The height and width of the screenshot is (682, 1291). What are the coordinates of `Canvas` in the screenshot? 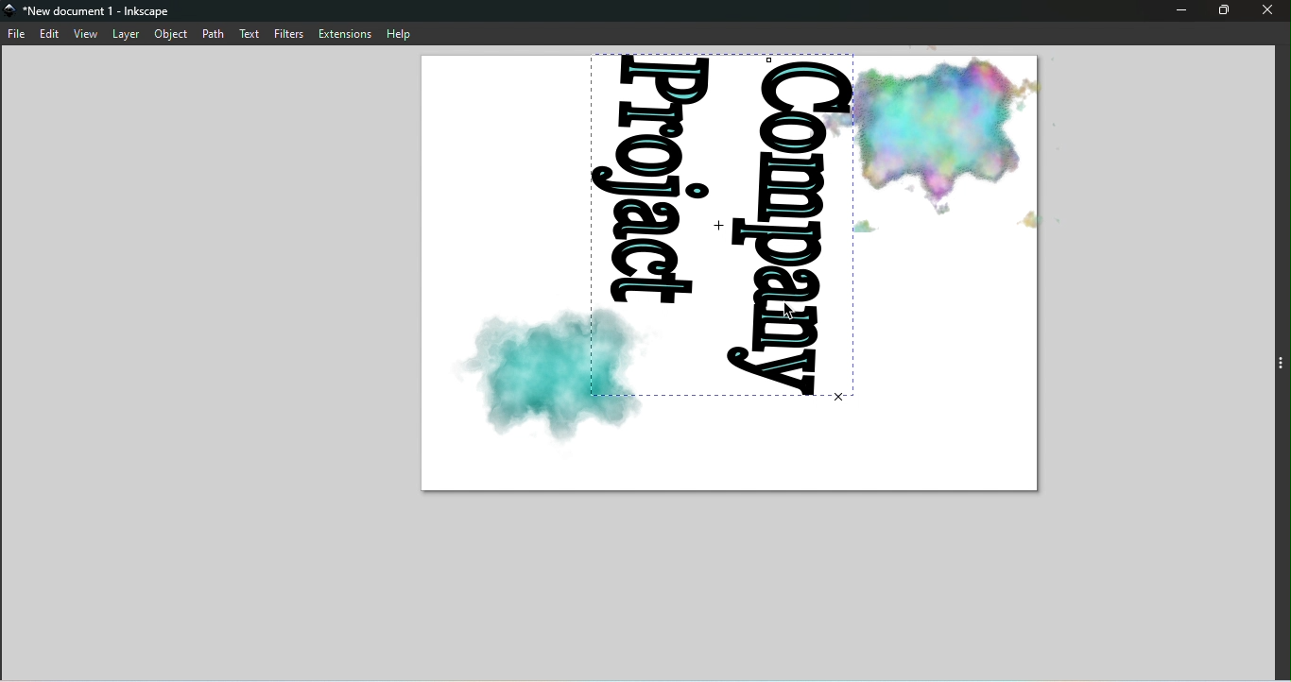 It's located at (737, 278).